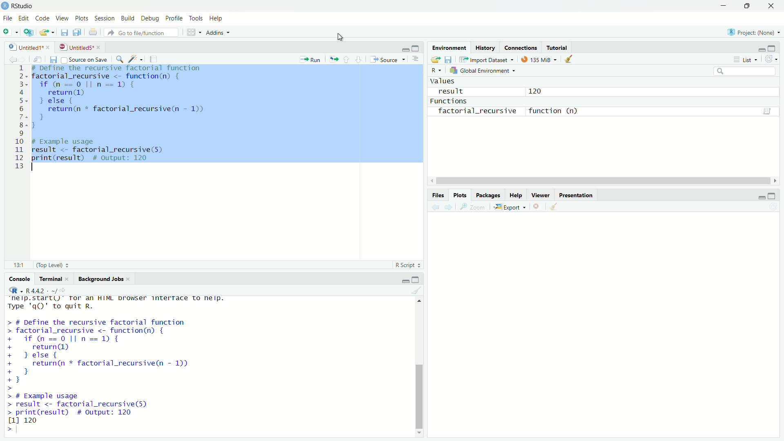 This screenshot has width=784, height=441. I want to click on Go back to the previous source location (Ctrl + F9), so click(12, 58).